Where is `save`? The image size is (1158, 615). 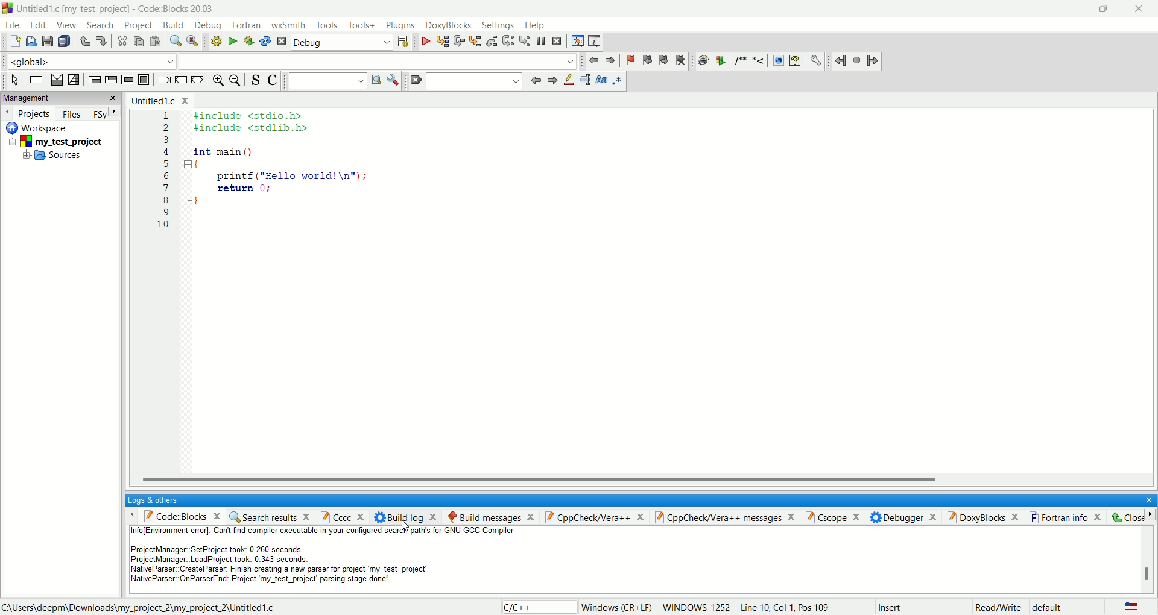
save is located at coordinates (48, 42).